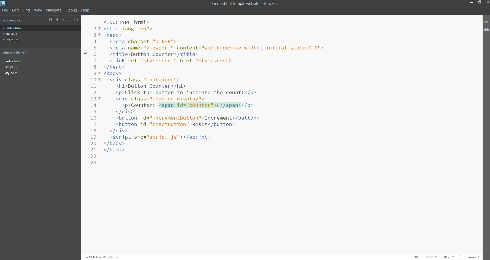 This screenshot has width=490, height=260. Describe the element at coordinates (69, 19) in the screenshot. I see `split icon` at that location.